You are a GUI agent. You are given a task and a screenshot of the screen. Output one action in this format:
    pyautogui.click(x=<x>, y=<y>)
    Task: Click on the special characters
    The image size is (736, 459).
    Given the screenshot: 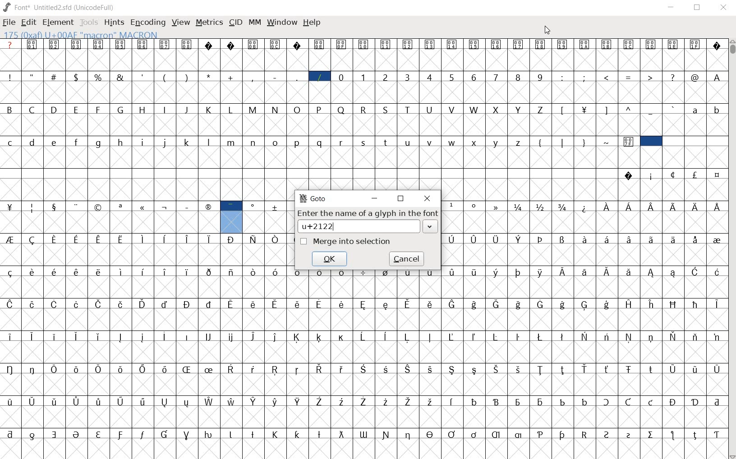 What is the action you would take?
    pyautogui.click(x=158, y=218)
    